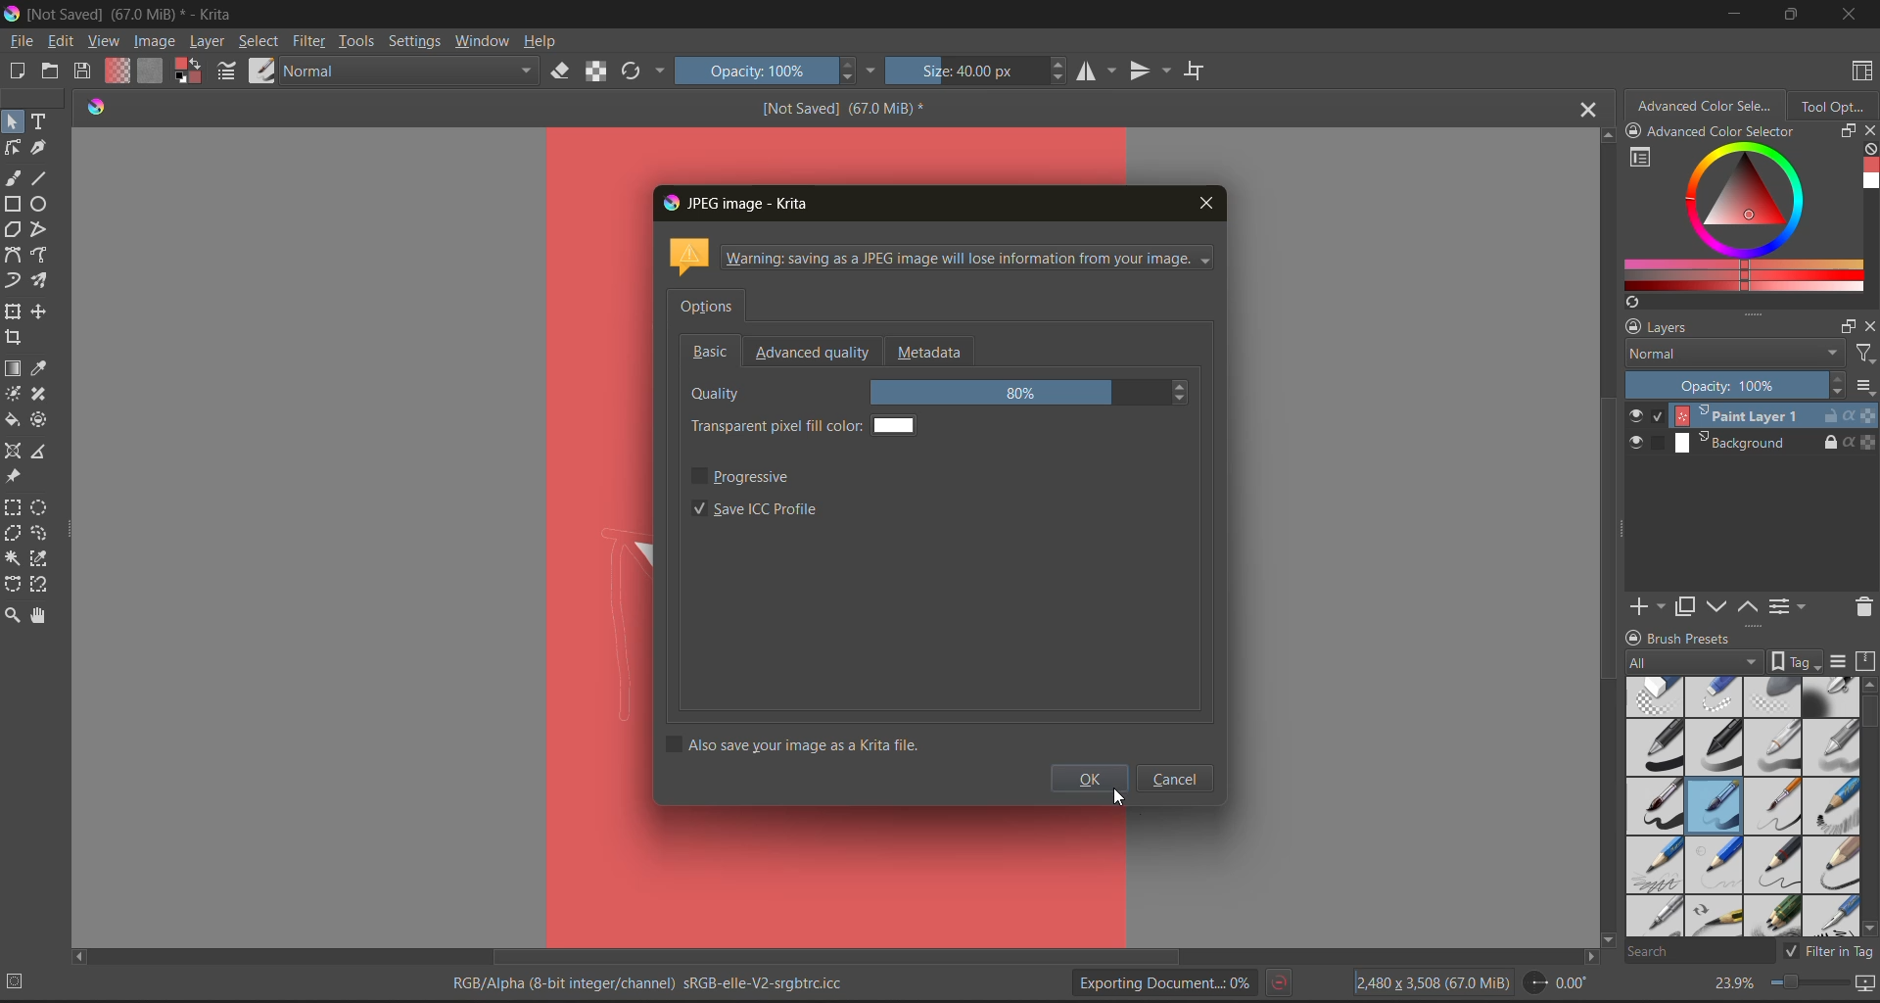  What do you see at coordinates (1745, 808) in the screenshot?
I see `brush presets` at bounding box center [1745, 808].